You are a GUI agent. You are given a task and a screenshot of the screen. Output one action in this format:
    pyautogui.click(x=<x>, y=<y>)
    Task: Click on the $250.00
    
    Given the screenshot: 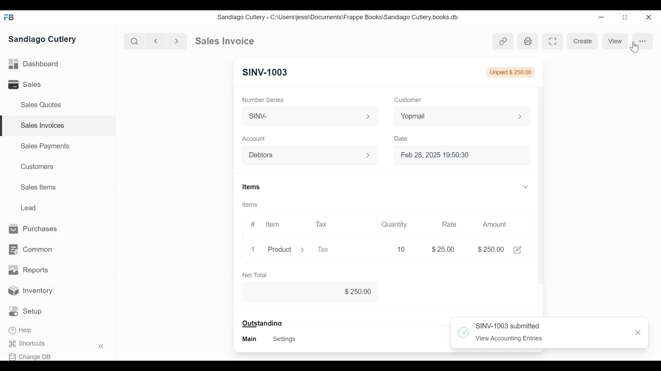 What is the action you would take?
    pyautogui.click(x=358, y=291)
    